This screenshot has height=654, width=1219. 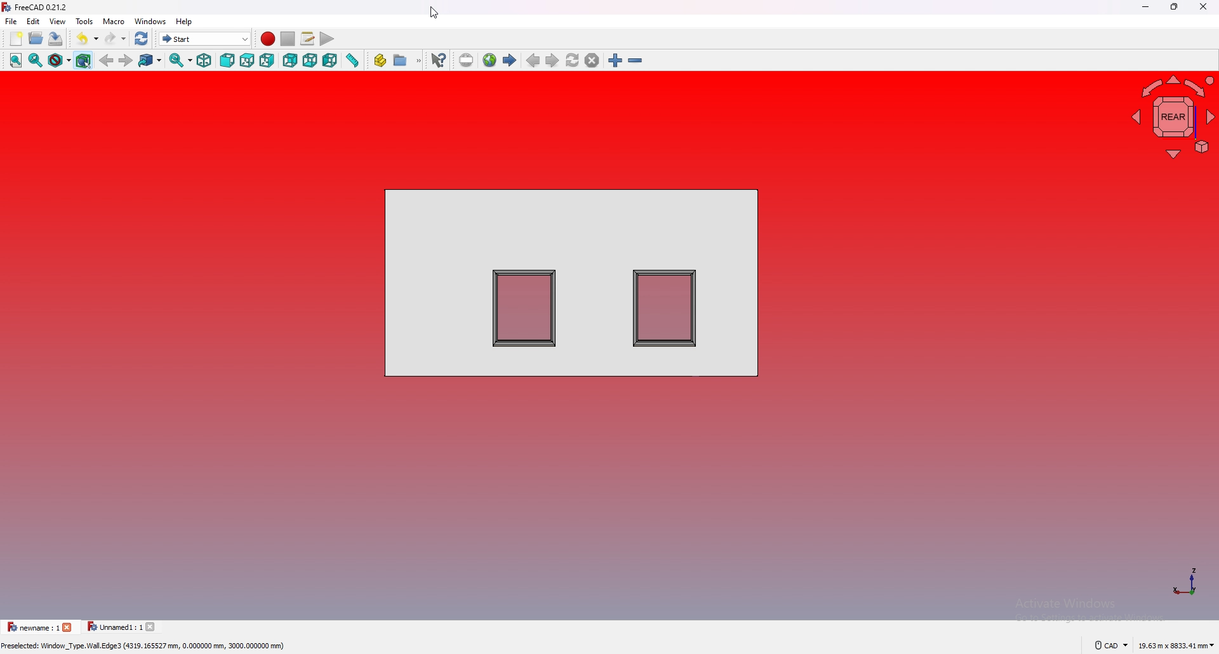 I want to click on view, so click(x=58, y=20).